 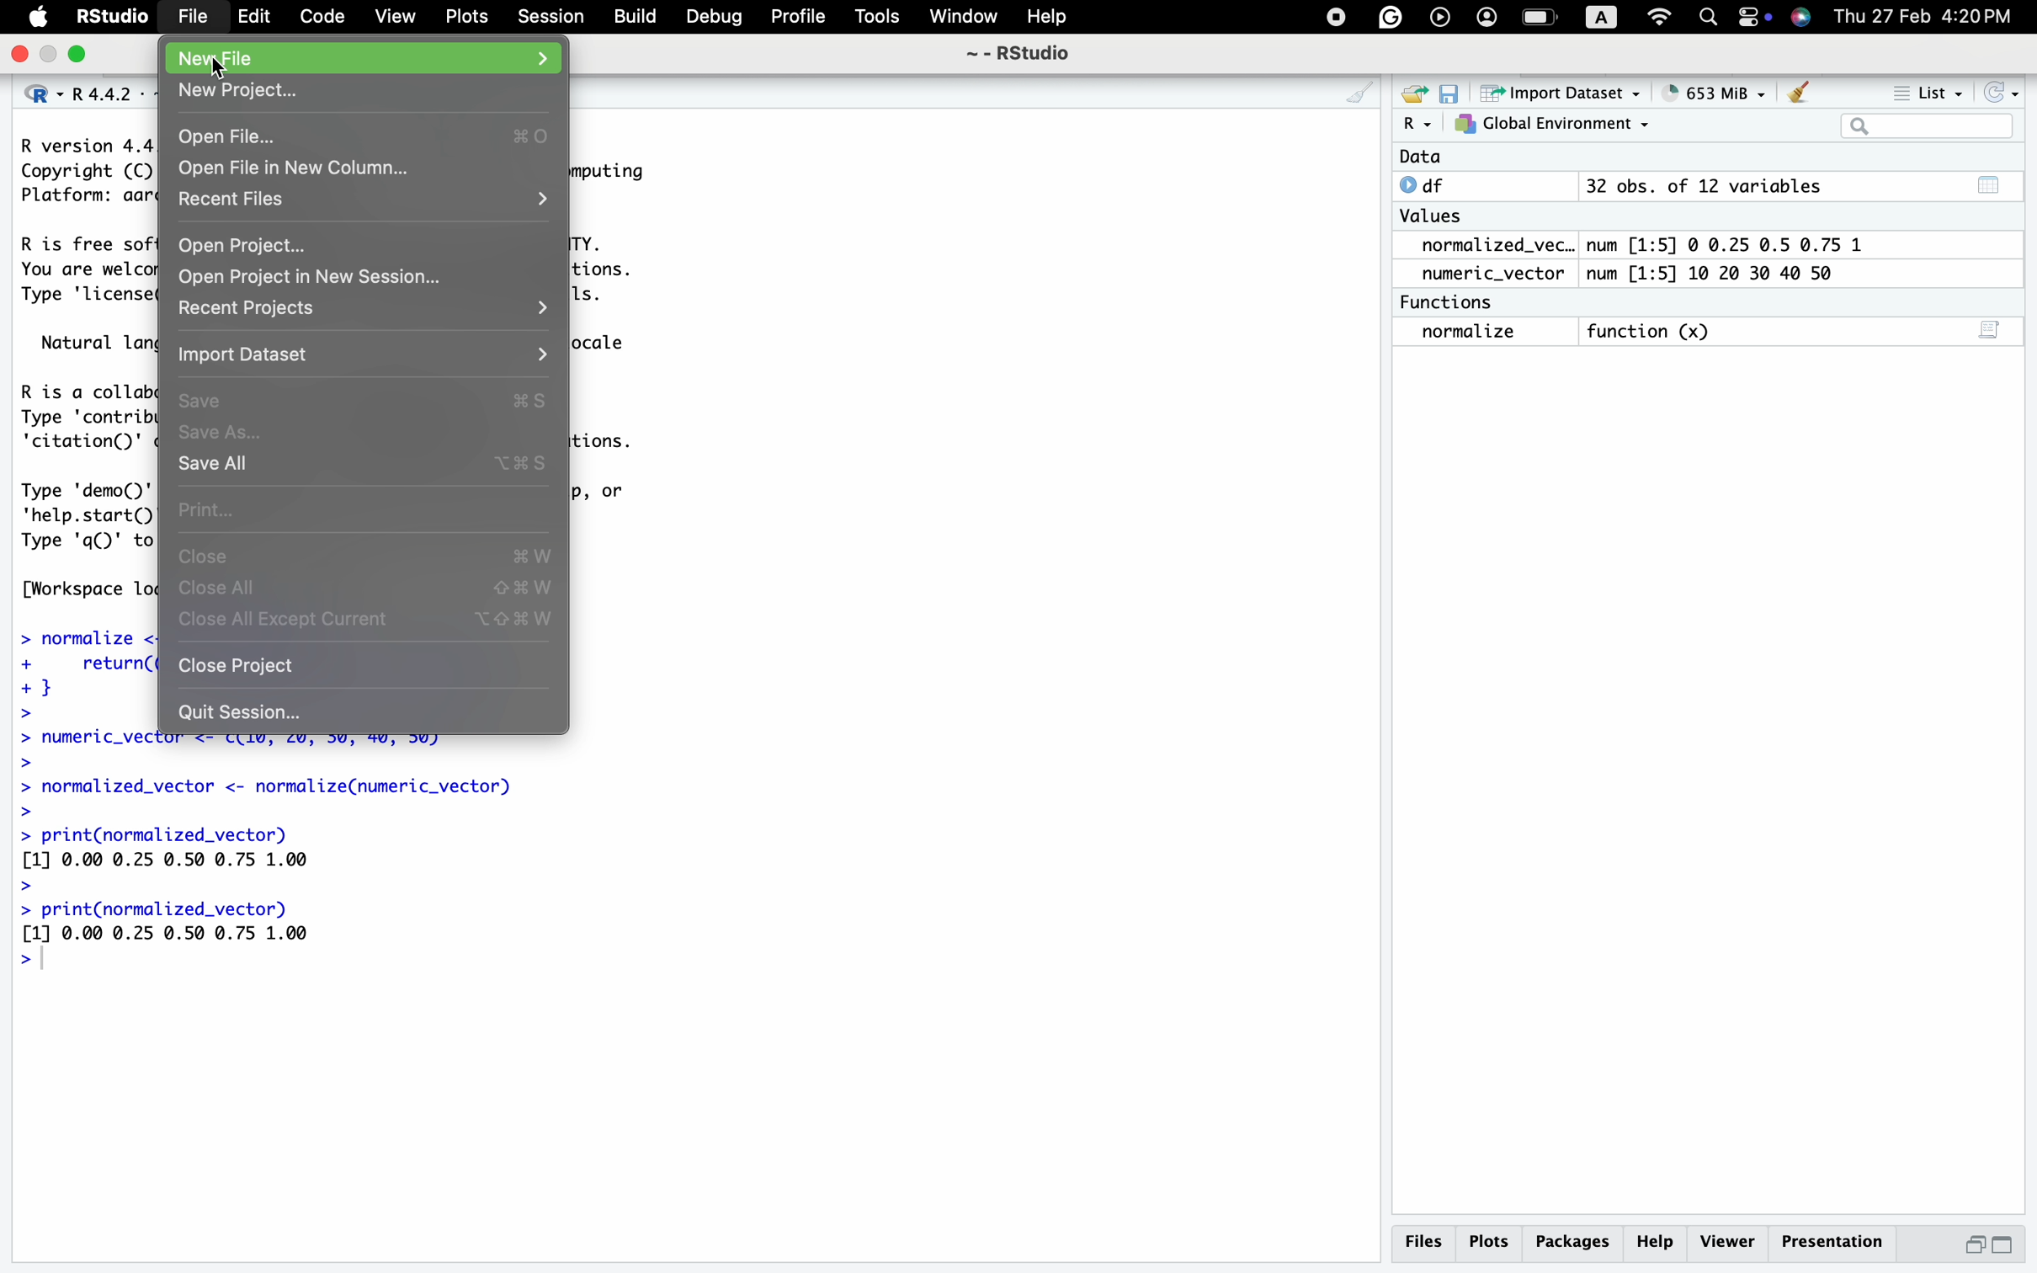 I want to click on Recent Projects, so click(x=253, y=309).